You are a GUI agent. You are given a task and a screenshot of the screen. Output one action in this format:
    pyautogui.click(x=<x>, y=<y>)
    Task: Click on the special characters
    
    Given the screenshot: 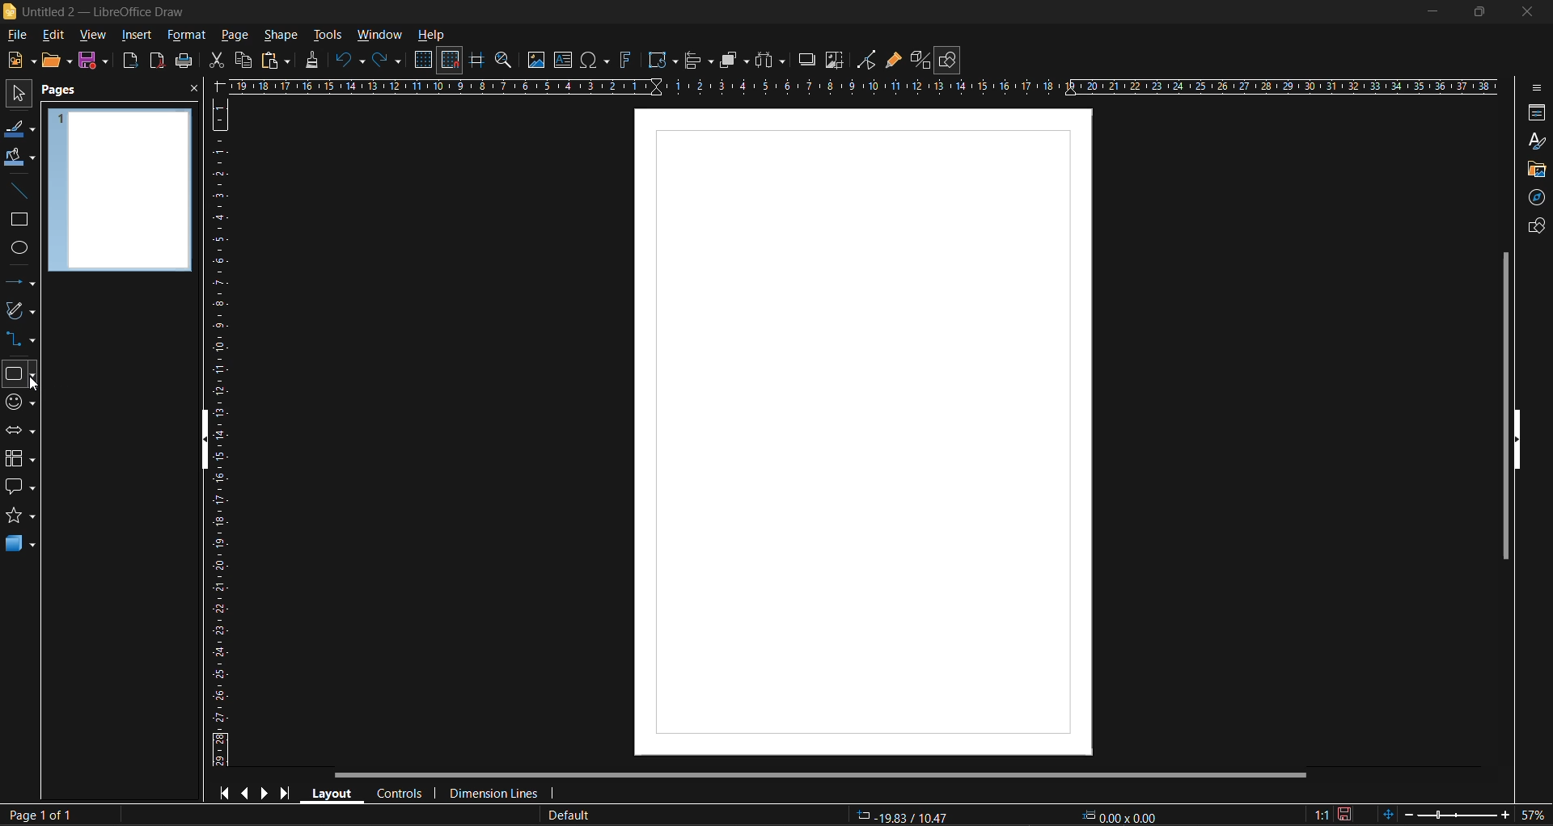 What is the action you would take?
    pyautogui.click(x=596, y=61)
    